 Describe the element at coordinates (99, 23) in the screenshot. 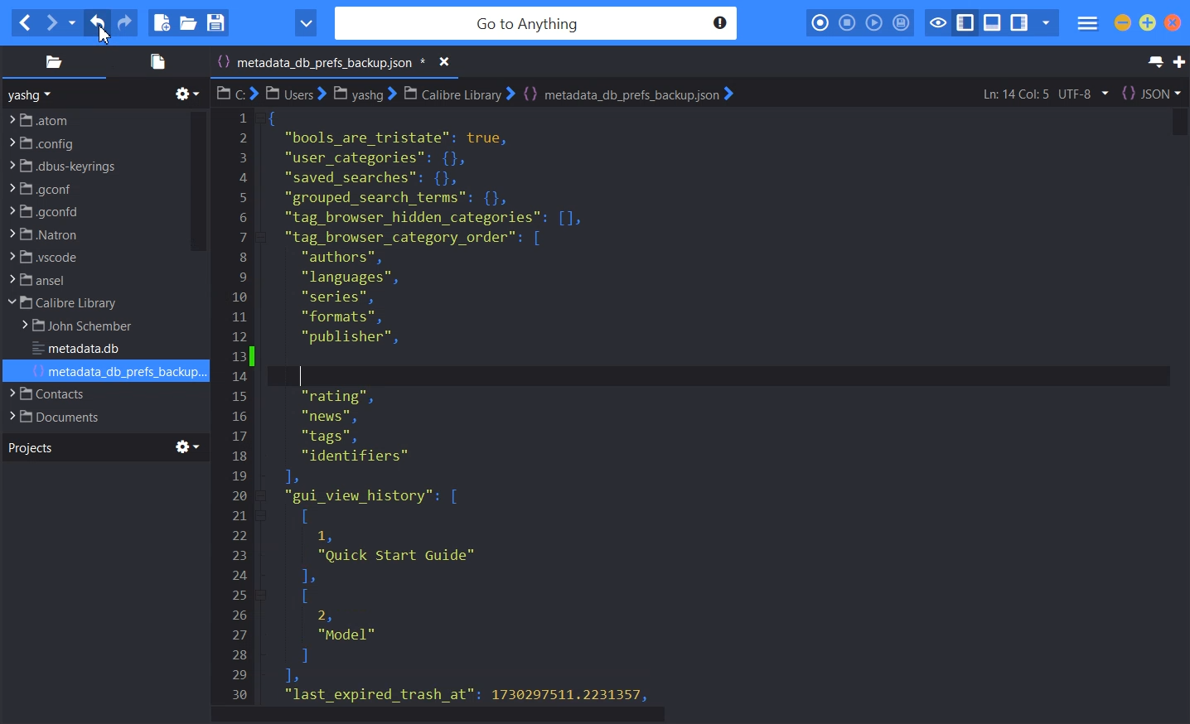

I see `Undo Last Action` at that location.